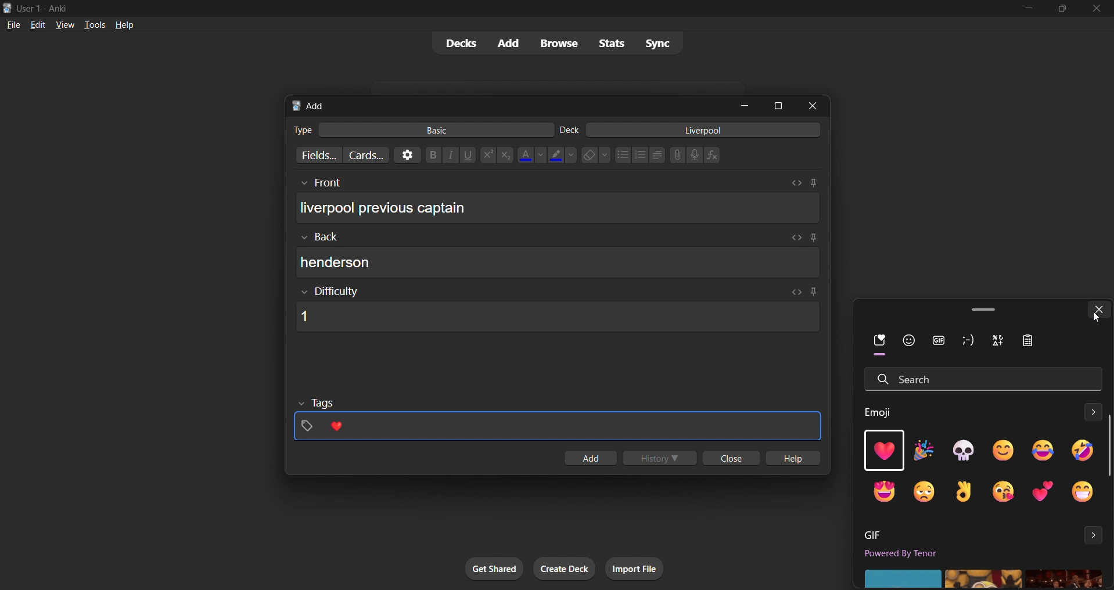 This screenshot has width=1114, height=590. I want to click on close, so click(729, 459).